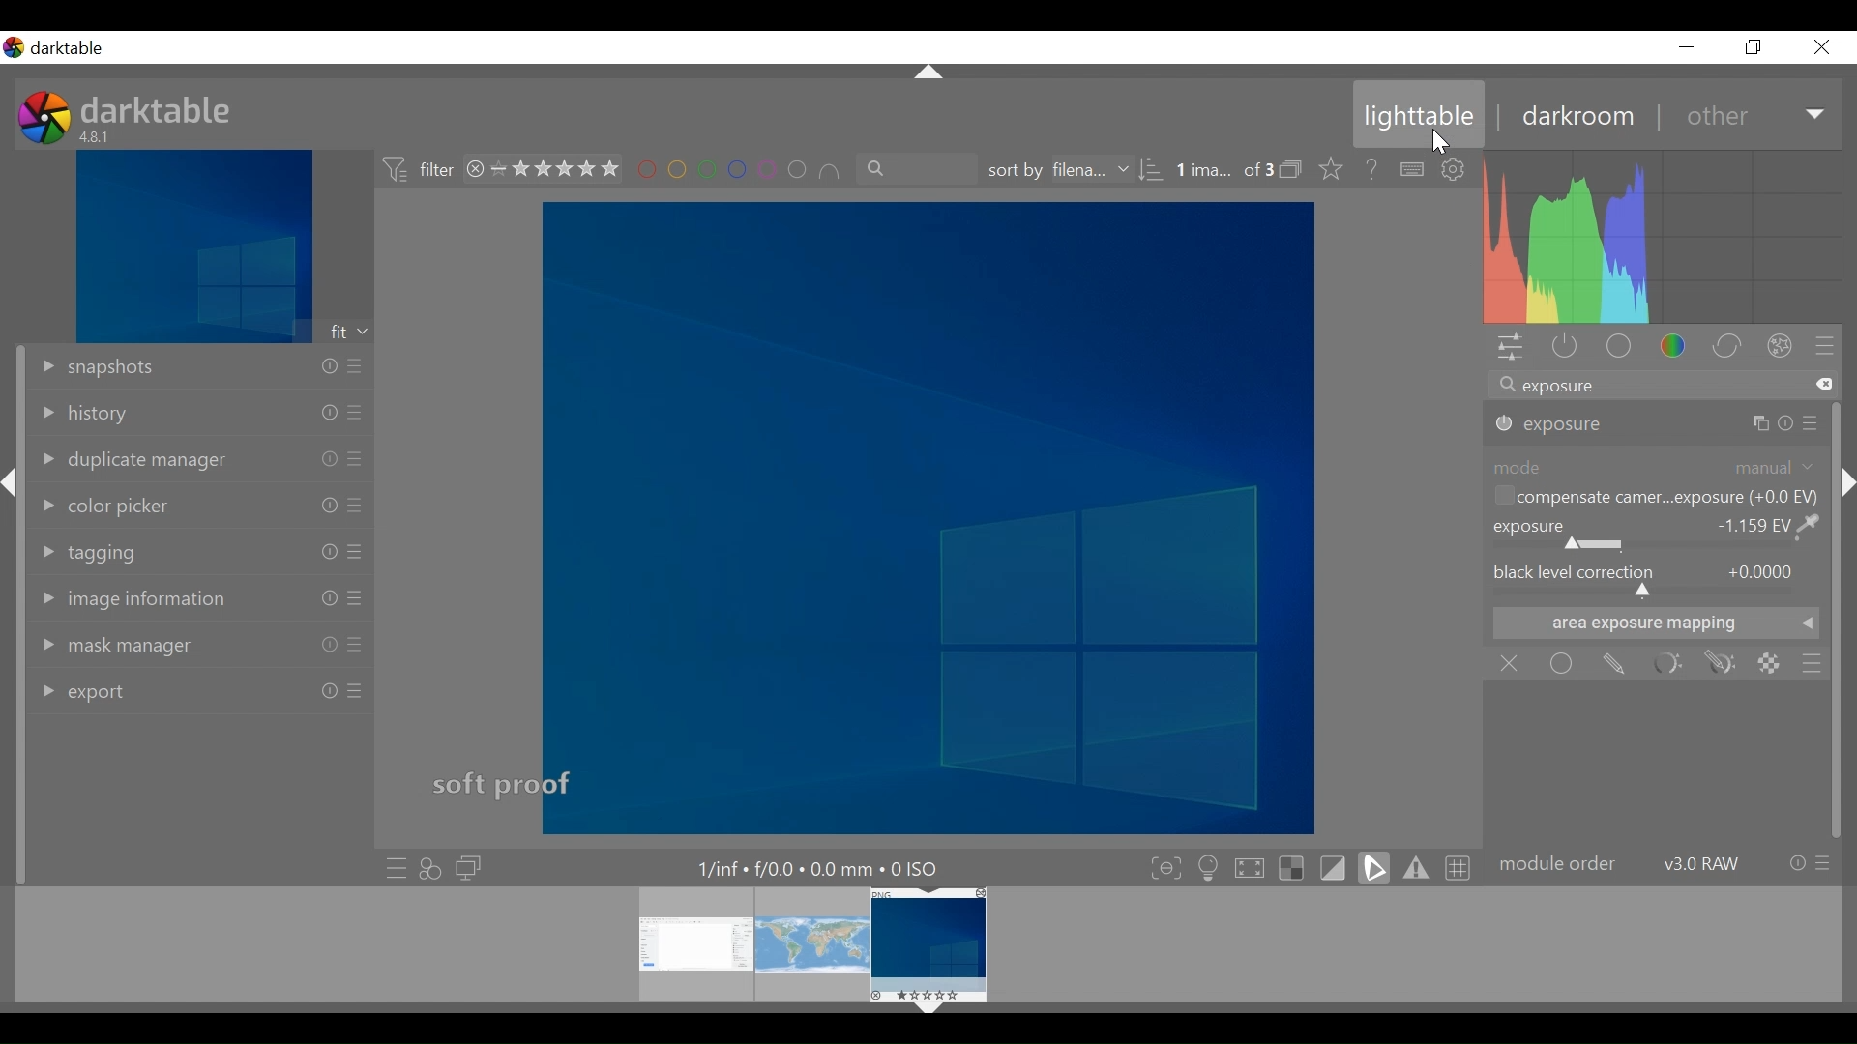 Image resolution: width=1857 pixels, height=1044 pixels. Describe the element at coordinates (1761, 572) in the screenshot. I see `+0.0000` at that location.